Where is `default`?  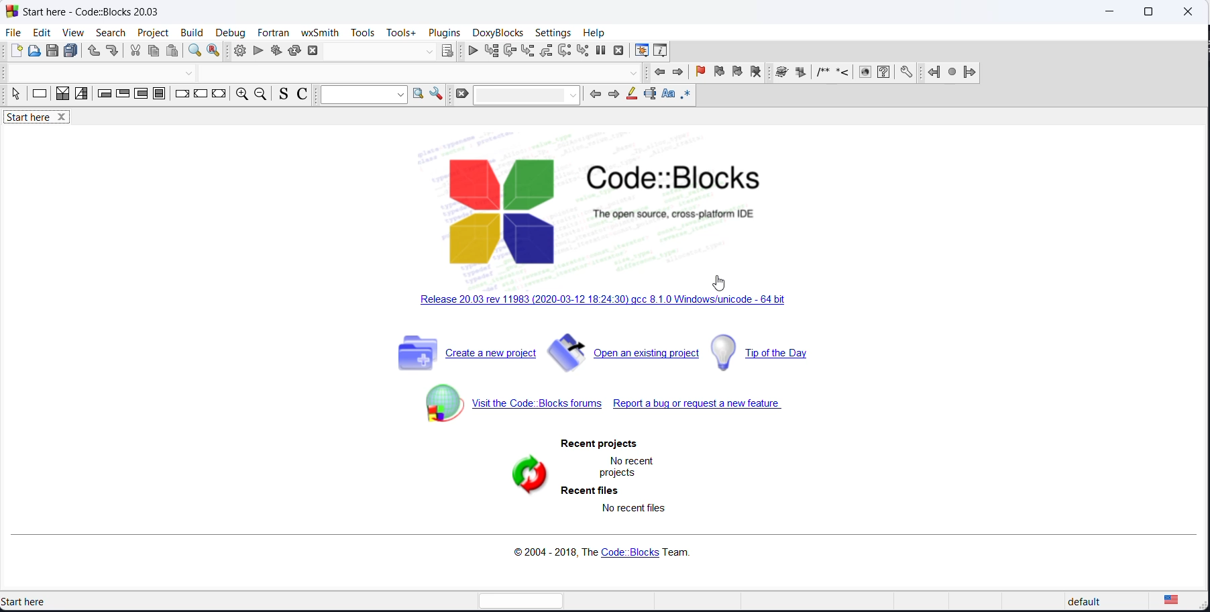
default is located at coordinates (1081, 603).